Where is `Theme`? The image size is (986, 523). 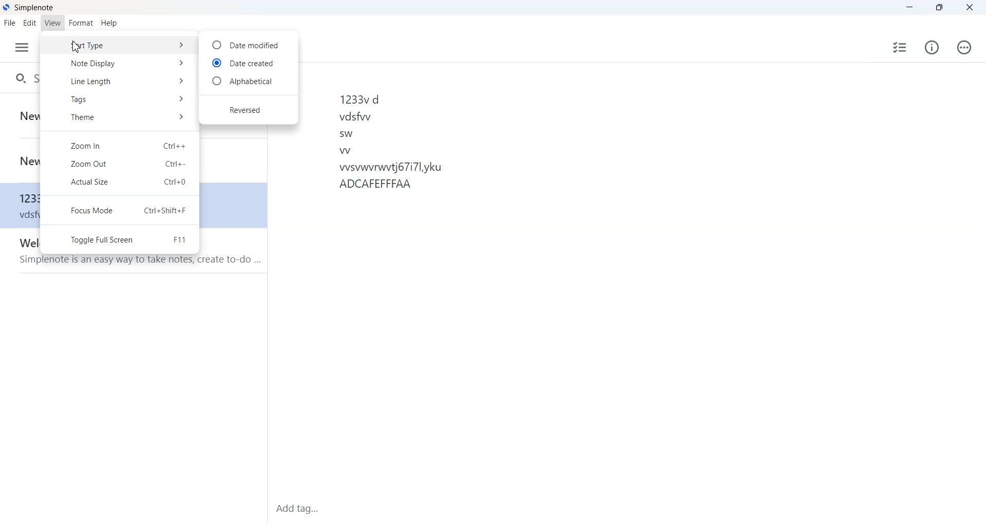
Theme is located at coordinates (119, 118).